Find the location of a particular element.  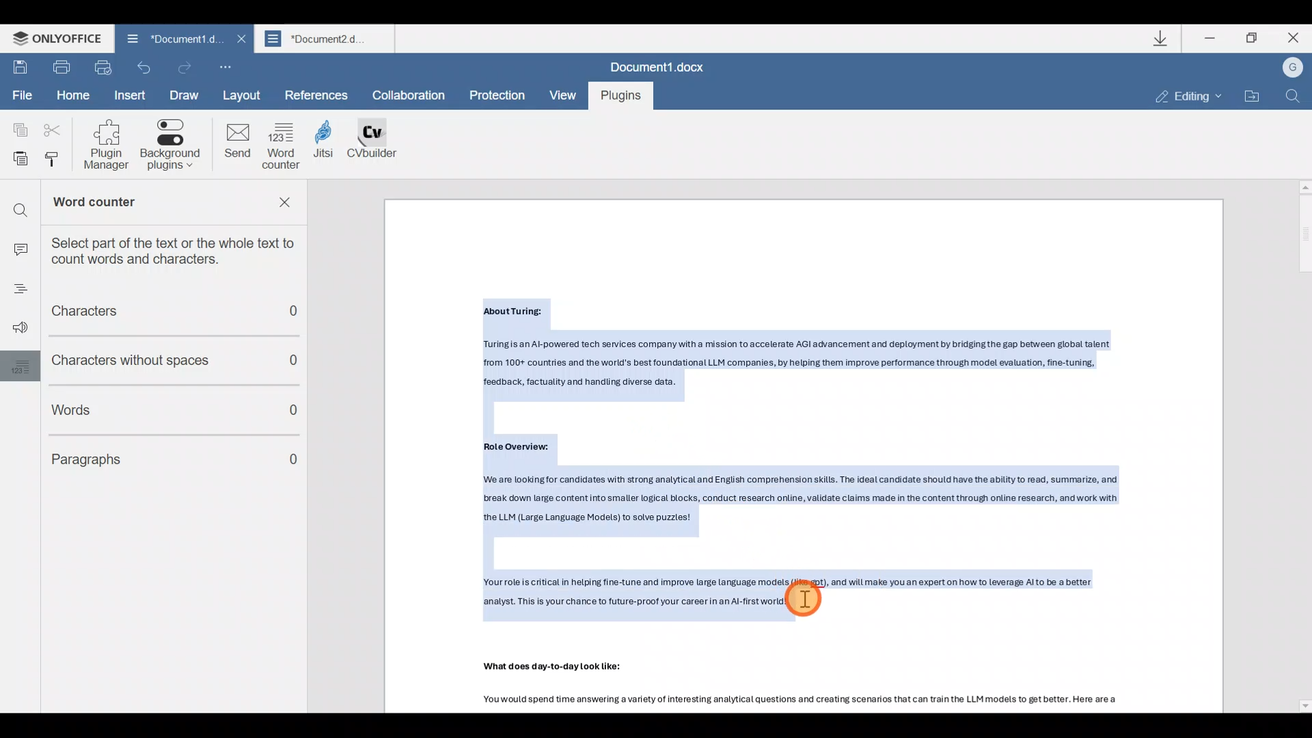

Role Overview:

‘We are looking for candidates with strong analytical and English comprehension skills. The ideal candidate should have the ability to read, summarize, and
pra am oe sar gent otc ms iis lc te Ban 1g ear, ert
ne Lrg Longuage ios o steps] is located at coordinates (815, 487).